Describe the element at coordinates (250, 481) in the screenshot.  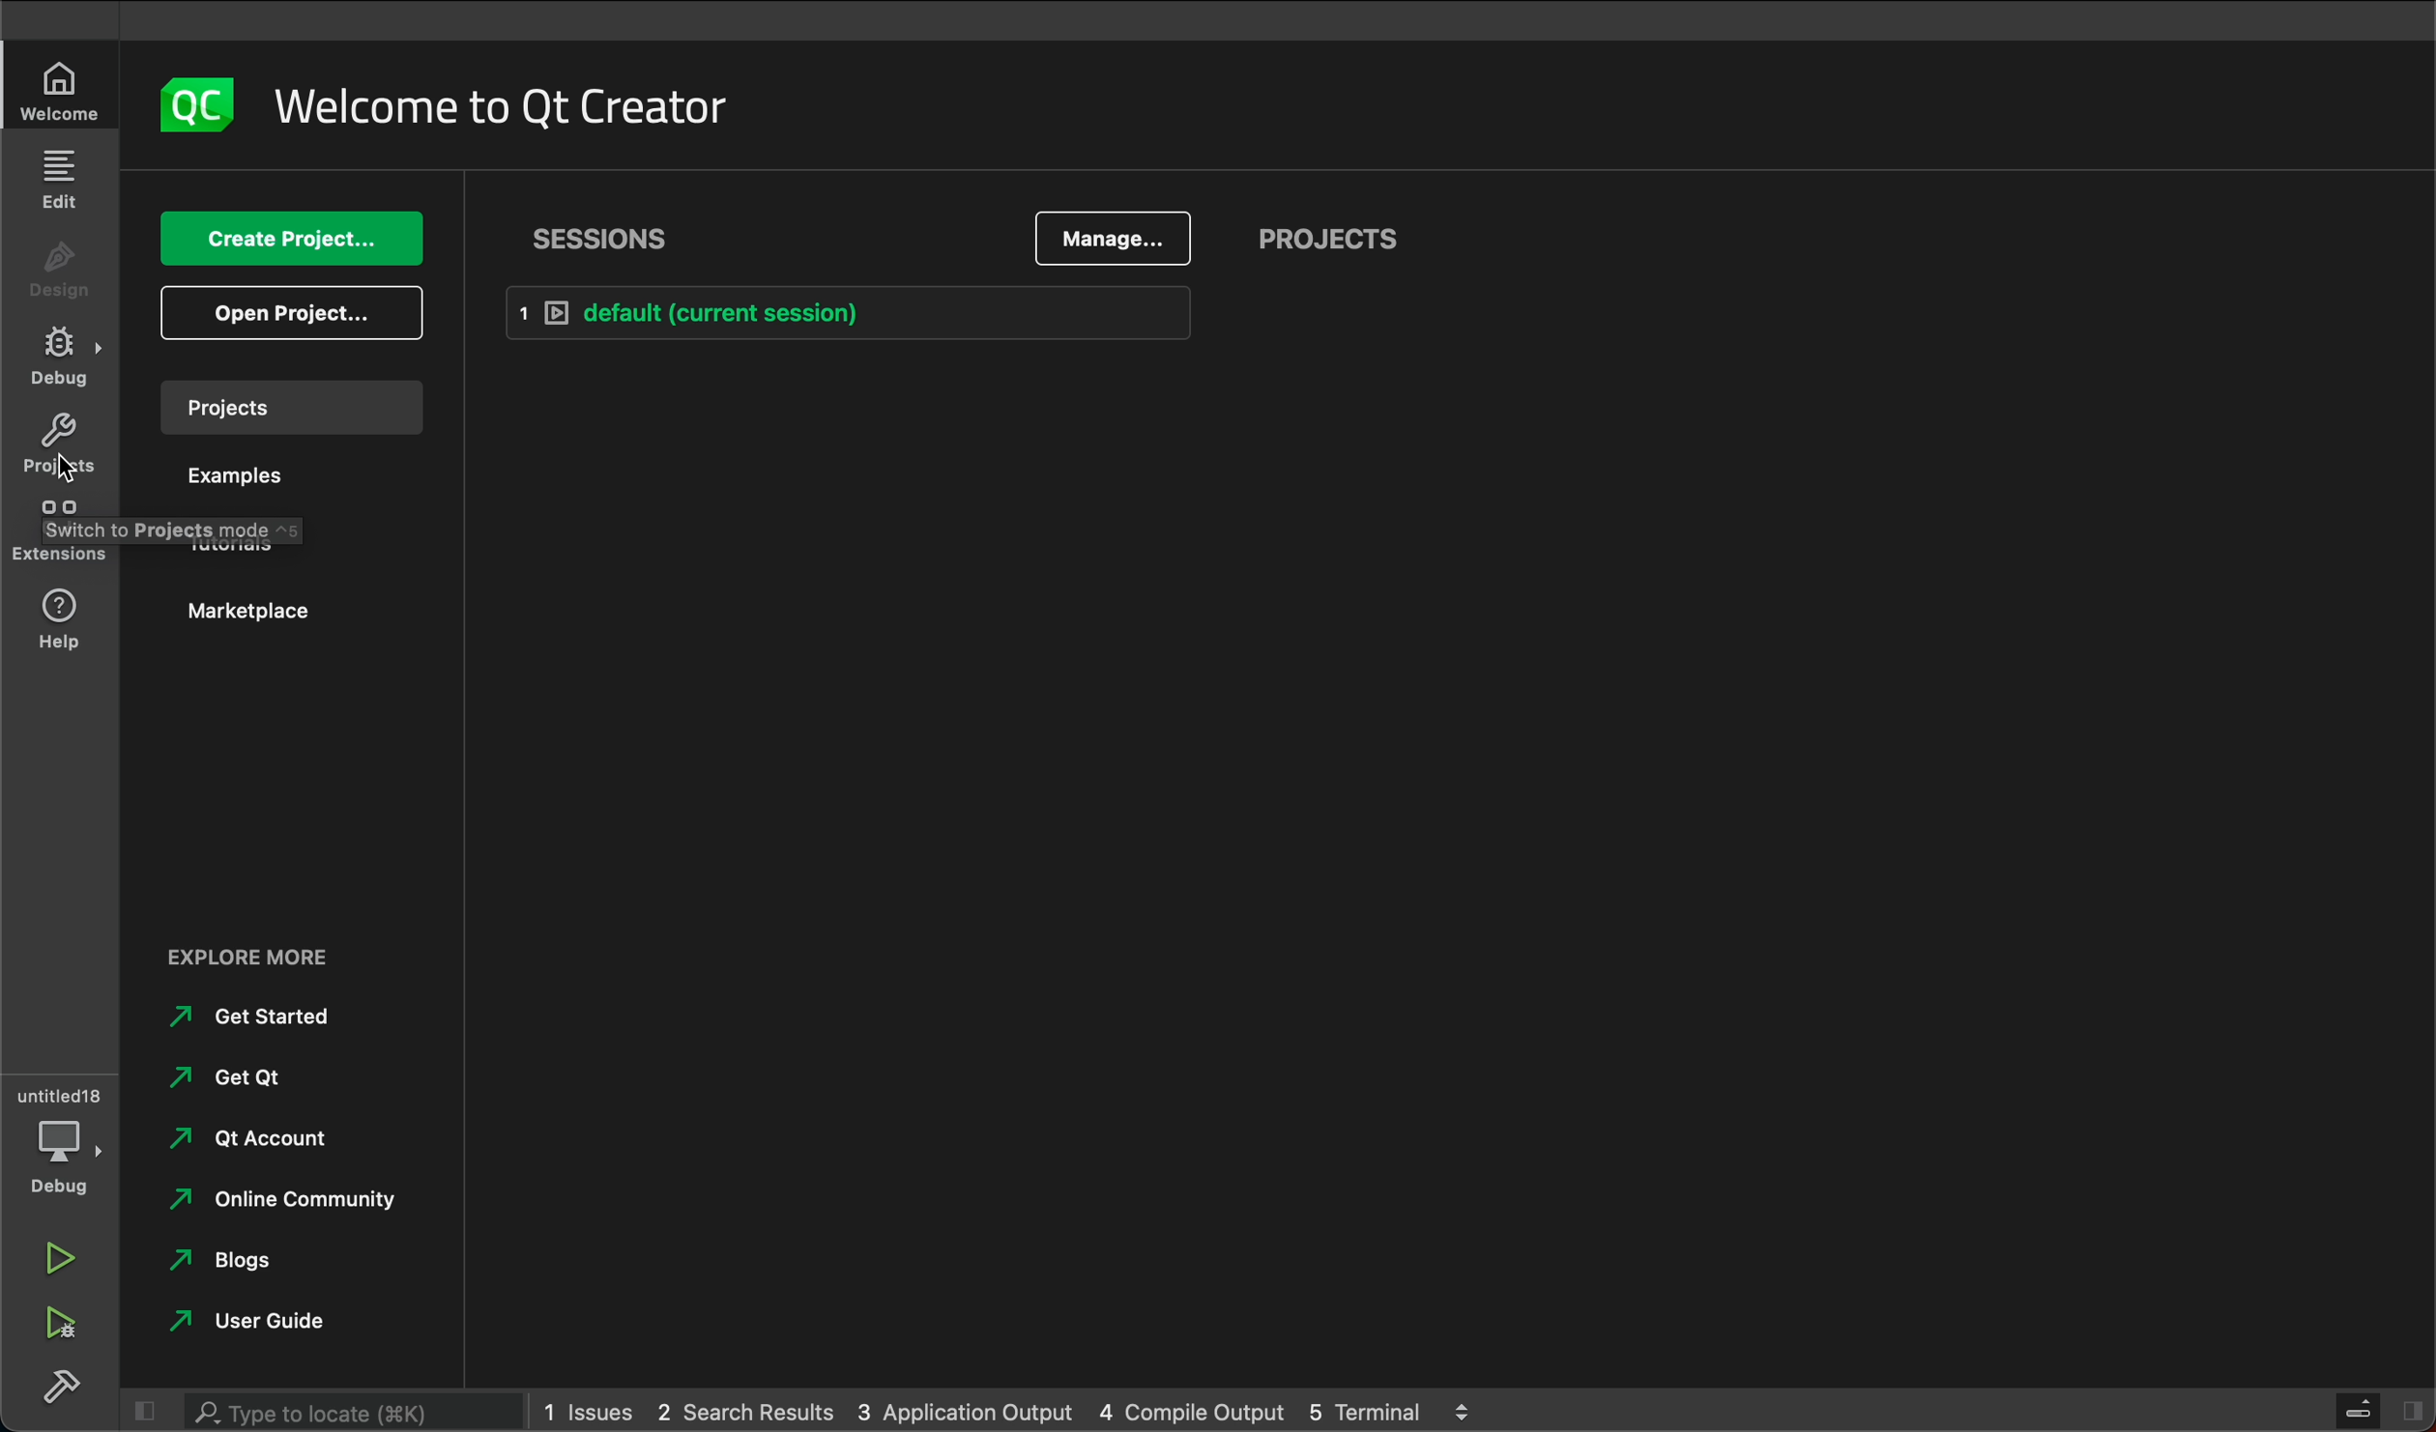
I see `examples` at that location.